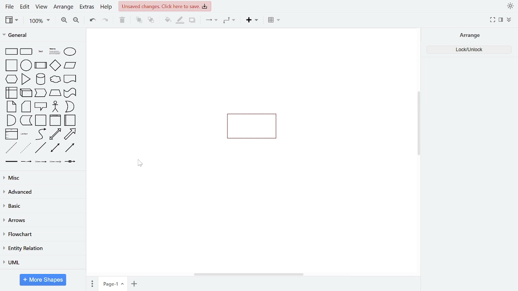  What do you see at coordinates (164, 6) in the screenshot?
I see `unsaved changes. click here to save` at bounding box center [164, 6].